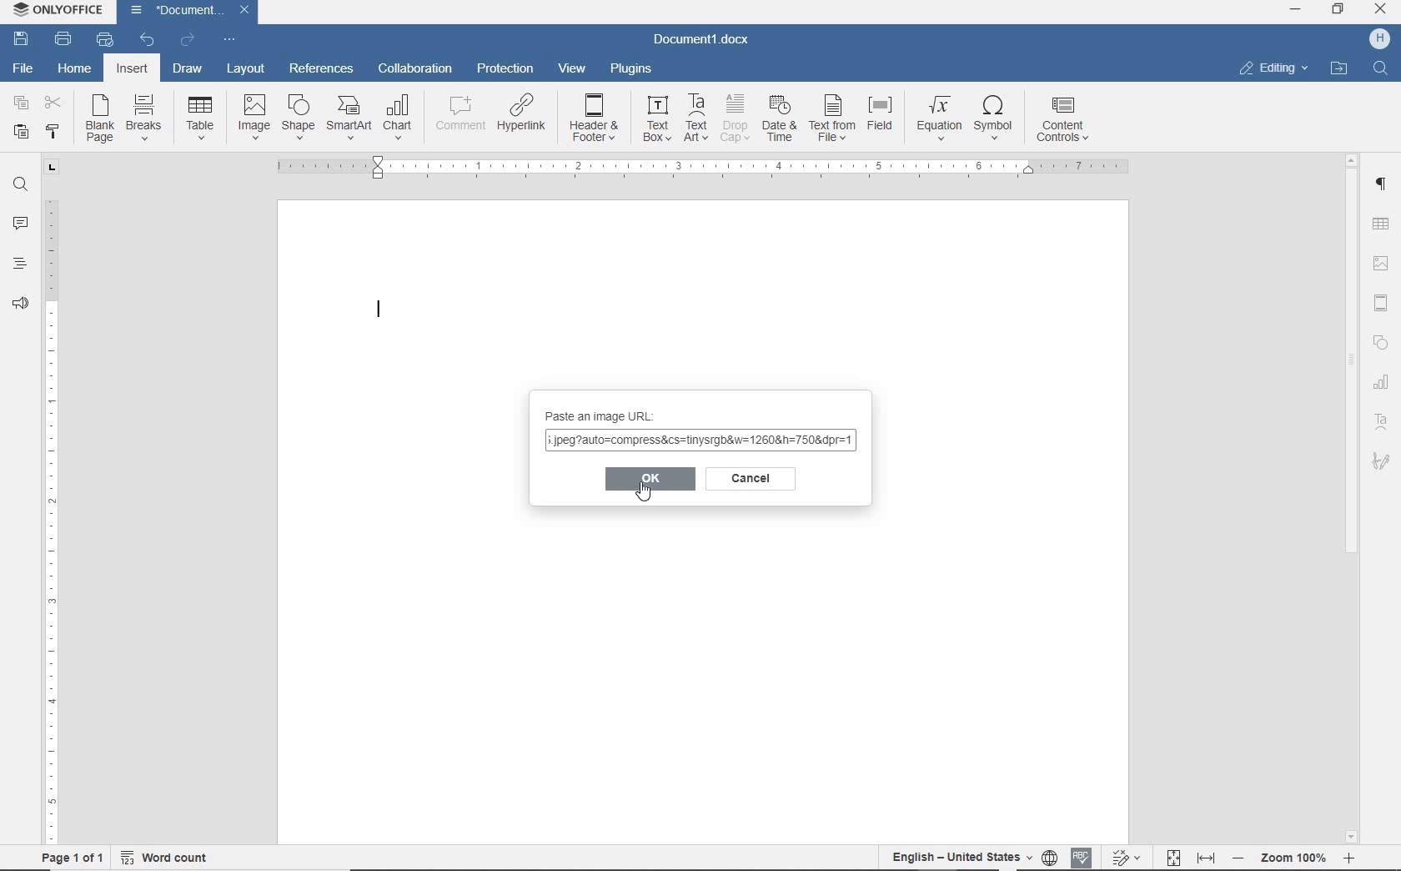 This screenshot has height=871, width=1401. What do you see at coordinates (883, 118) in the screenshot?
I see `field` at bounding box center [883, 118].